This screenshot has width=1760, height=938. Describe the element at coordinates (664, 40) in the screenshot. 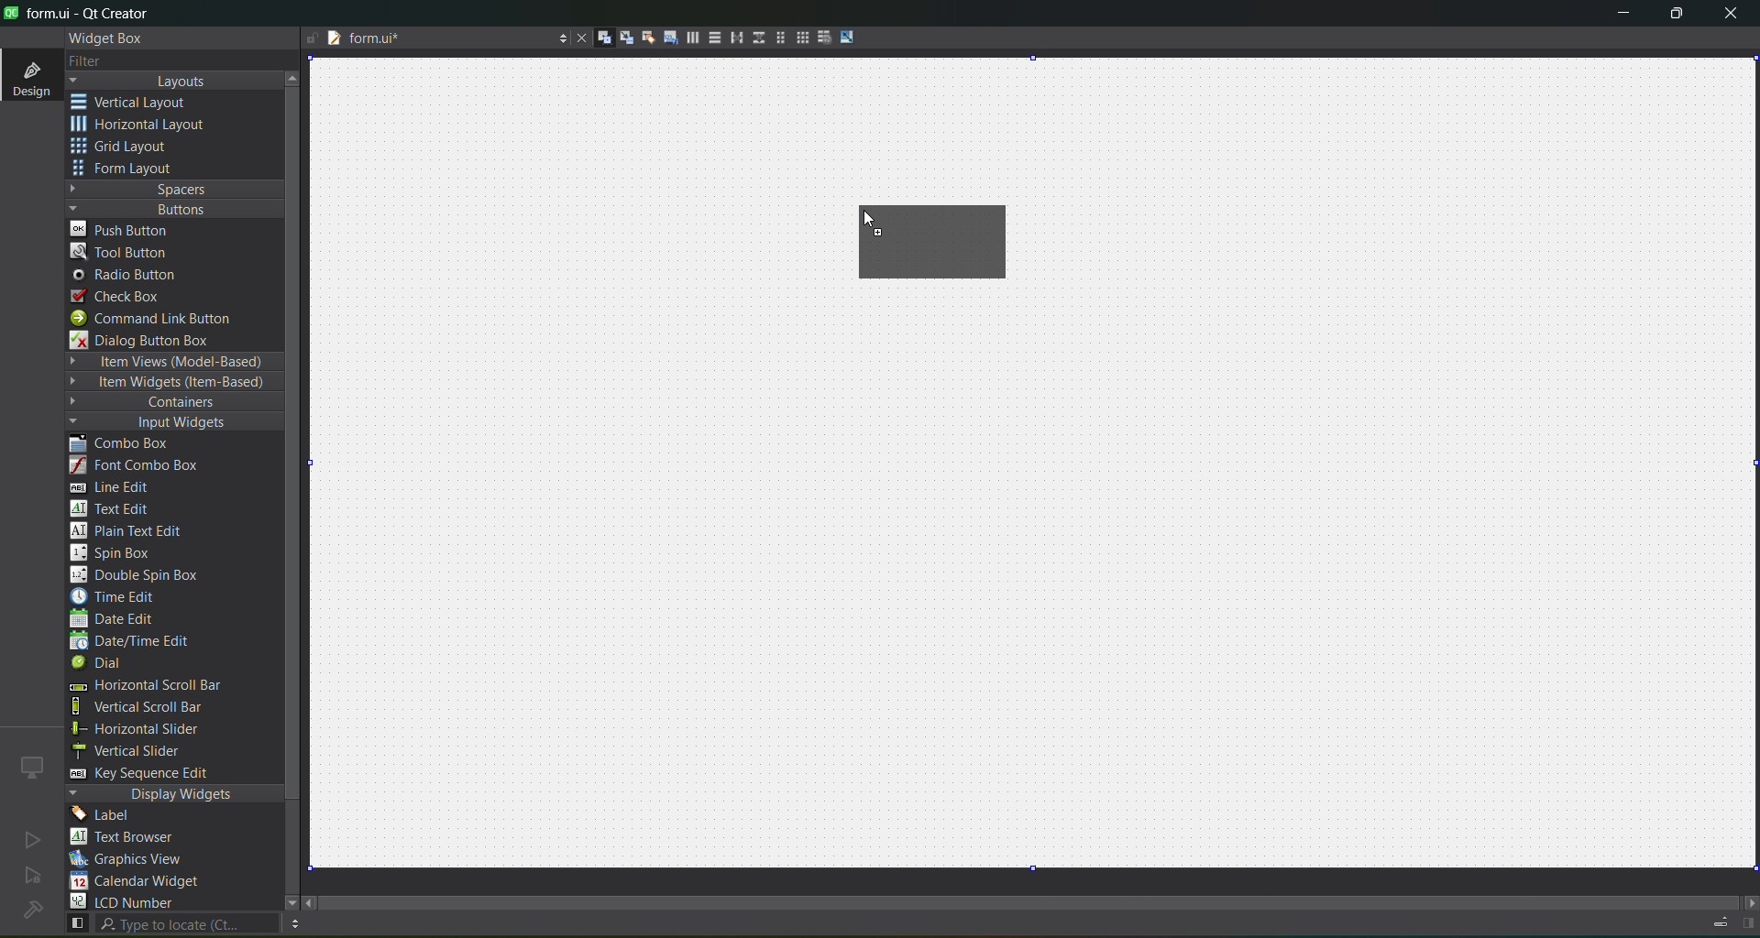

I see `edit tab` at that location.